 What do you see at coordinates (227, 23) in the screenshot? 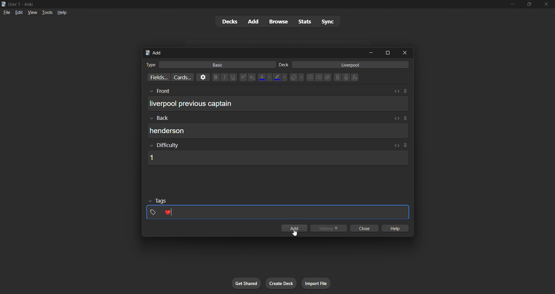
I see `decks` at bounding box center [227, 23].